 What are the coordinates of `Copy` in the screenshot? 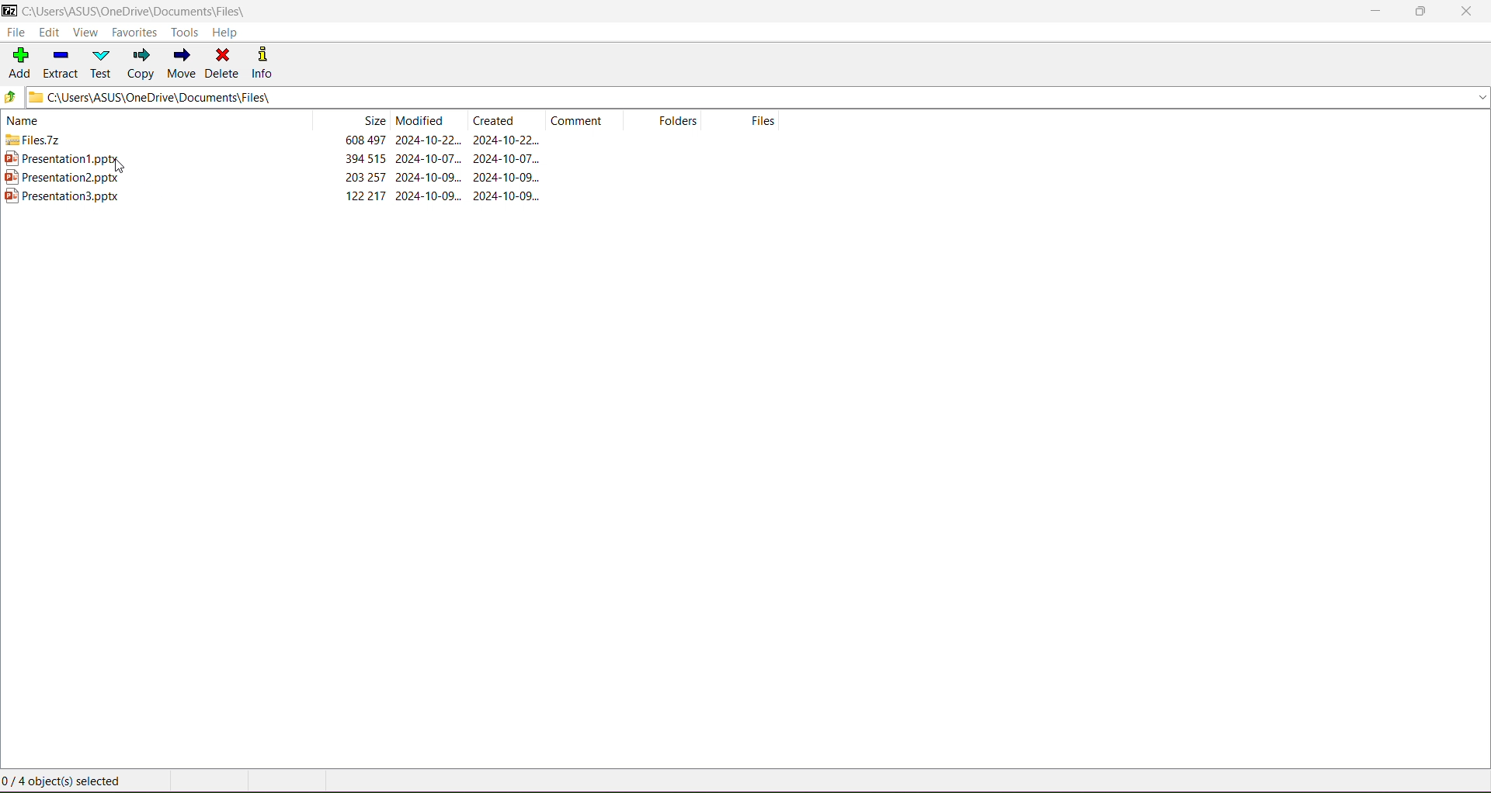 It's located at (142, 64).